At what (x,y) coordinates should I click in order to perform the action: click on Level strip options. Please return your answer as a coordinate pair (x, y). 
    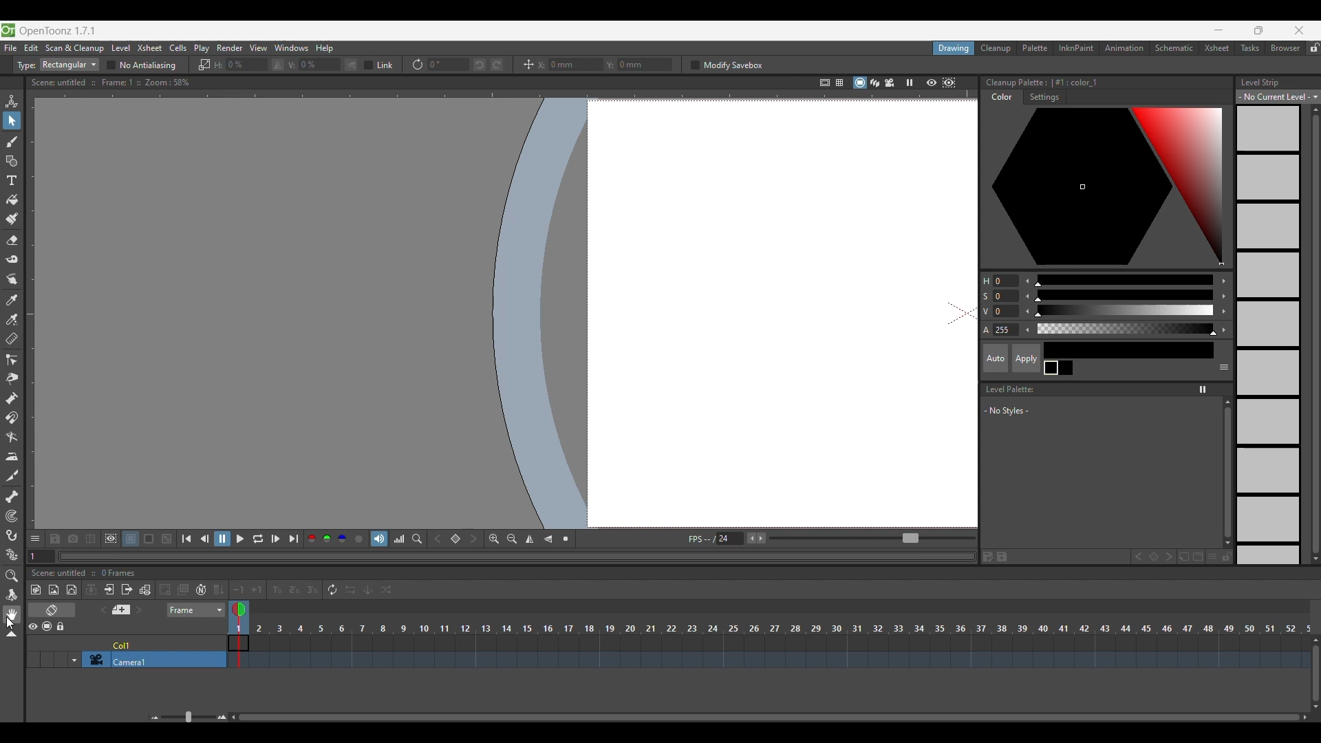
    Looking at the image, I should click on (1278, 97).